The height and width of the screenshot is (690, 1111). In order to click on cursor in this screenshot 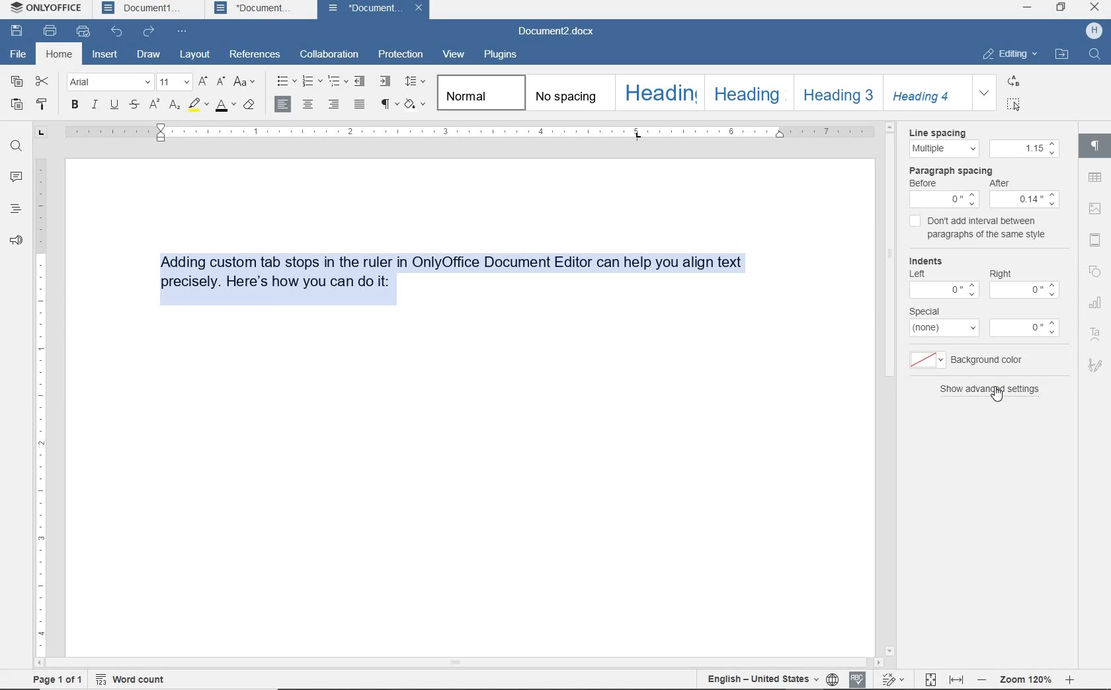, I will do `click(1018, 108)`.